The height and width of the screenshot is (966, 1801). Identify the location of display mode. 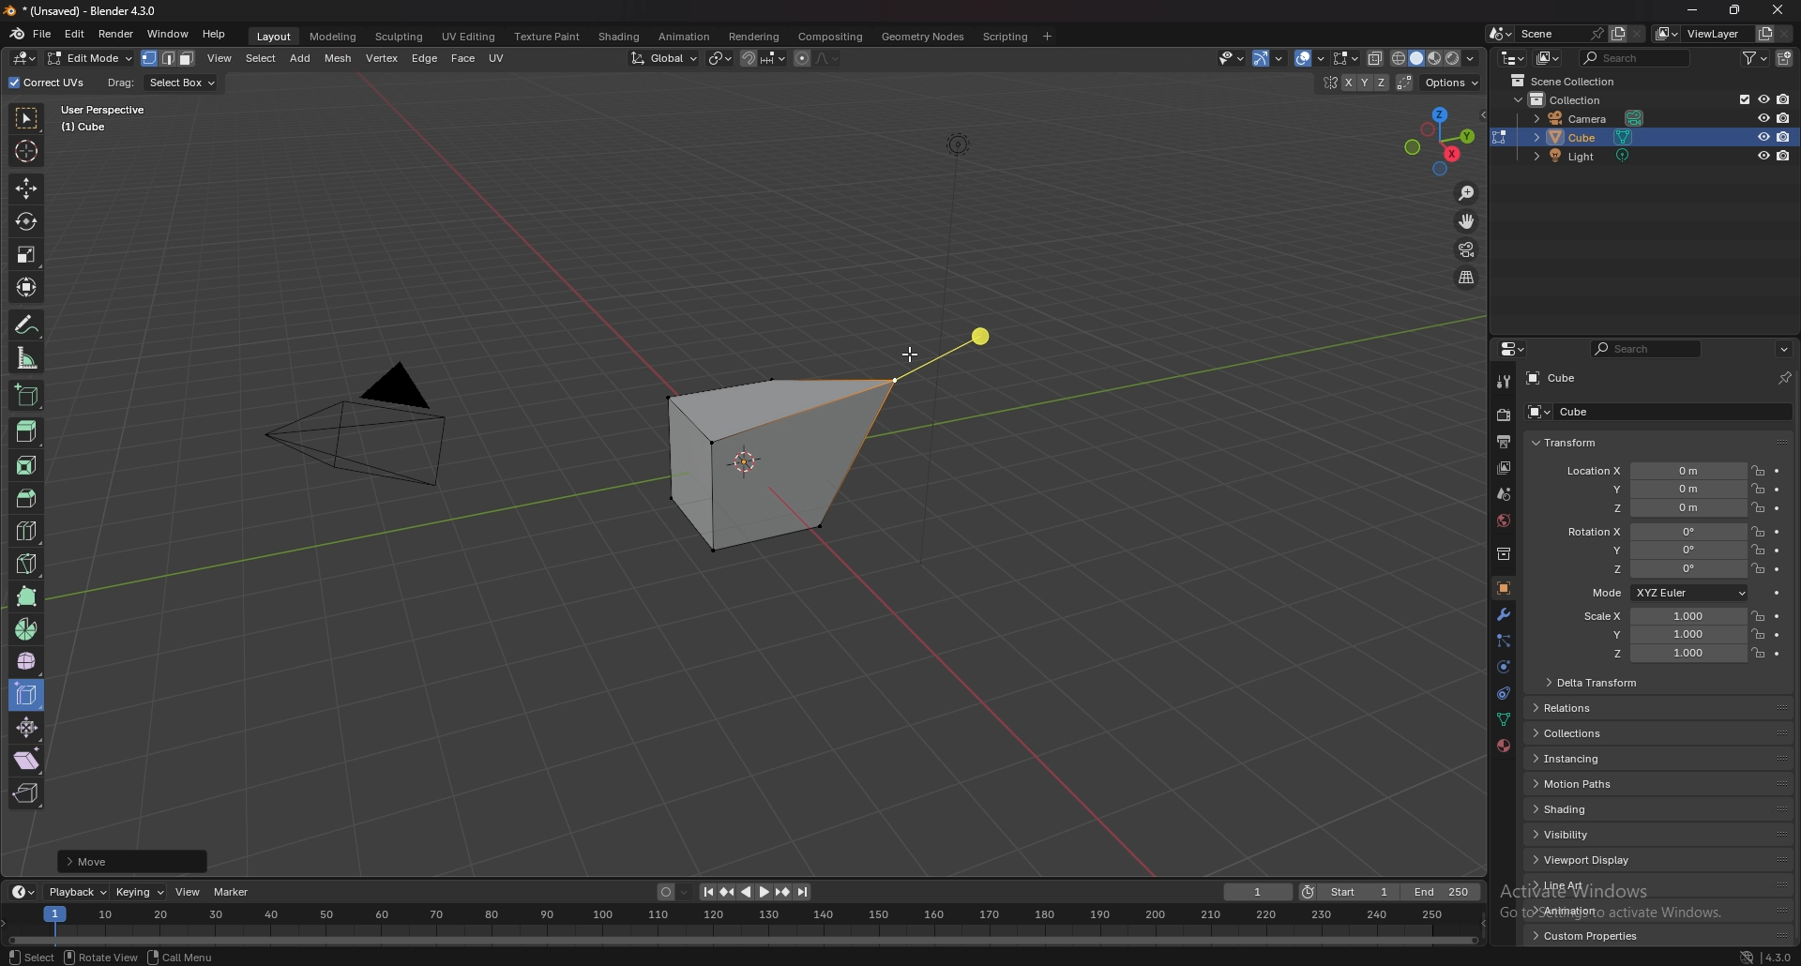
(1549, 58).